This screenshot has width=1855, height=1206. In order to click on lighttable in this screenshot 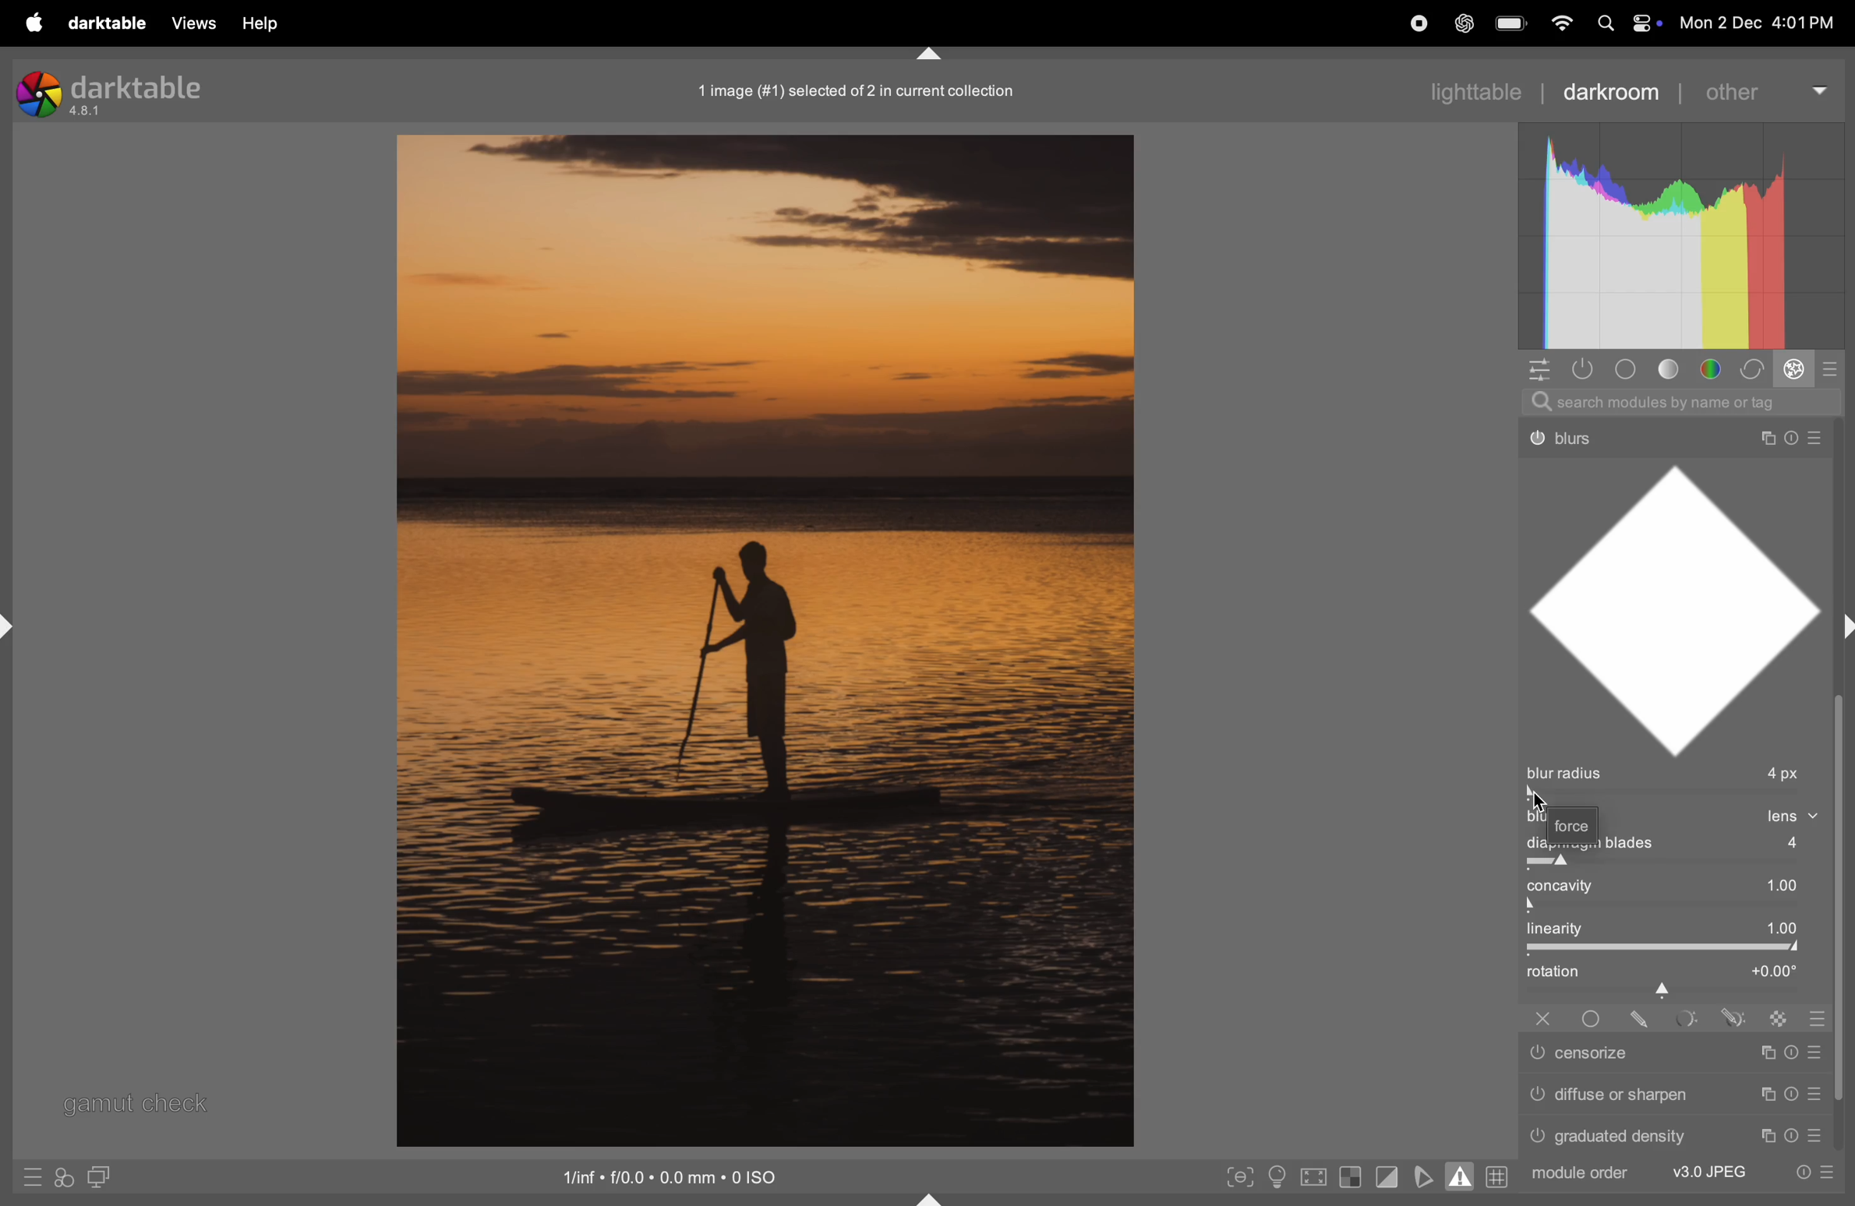, I will do `click(1440, 91)`.